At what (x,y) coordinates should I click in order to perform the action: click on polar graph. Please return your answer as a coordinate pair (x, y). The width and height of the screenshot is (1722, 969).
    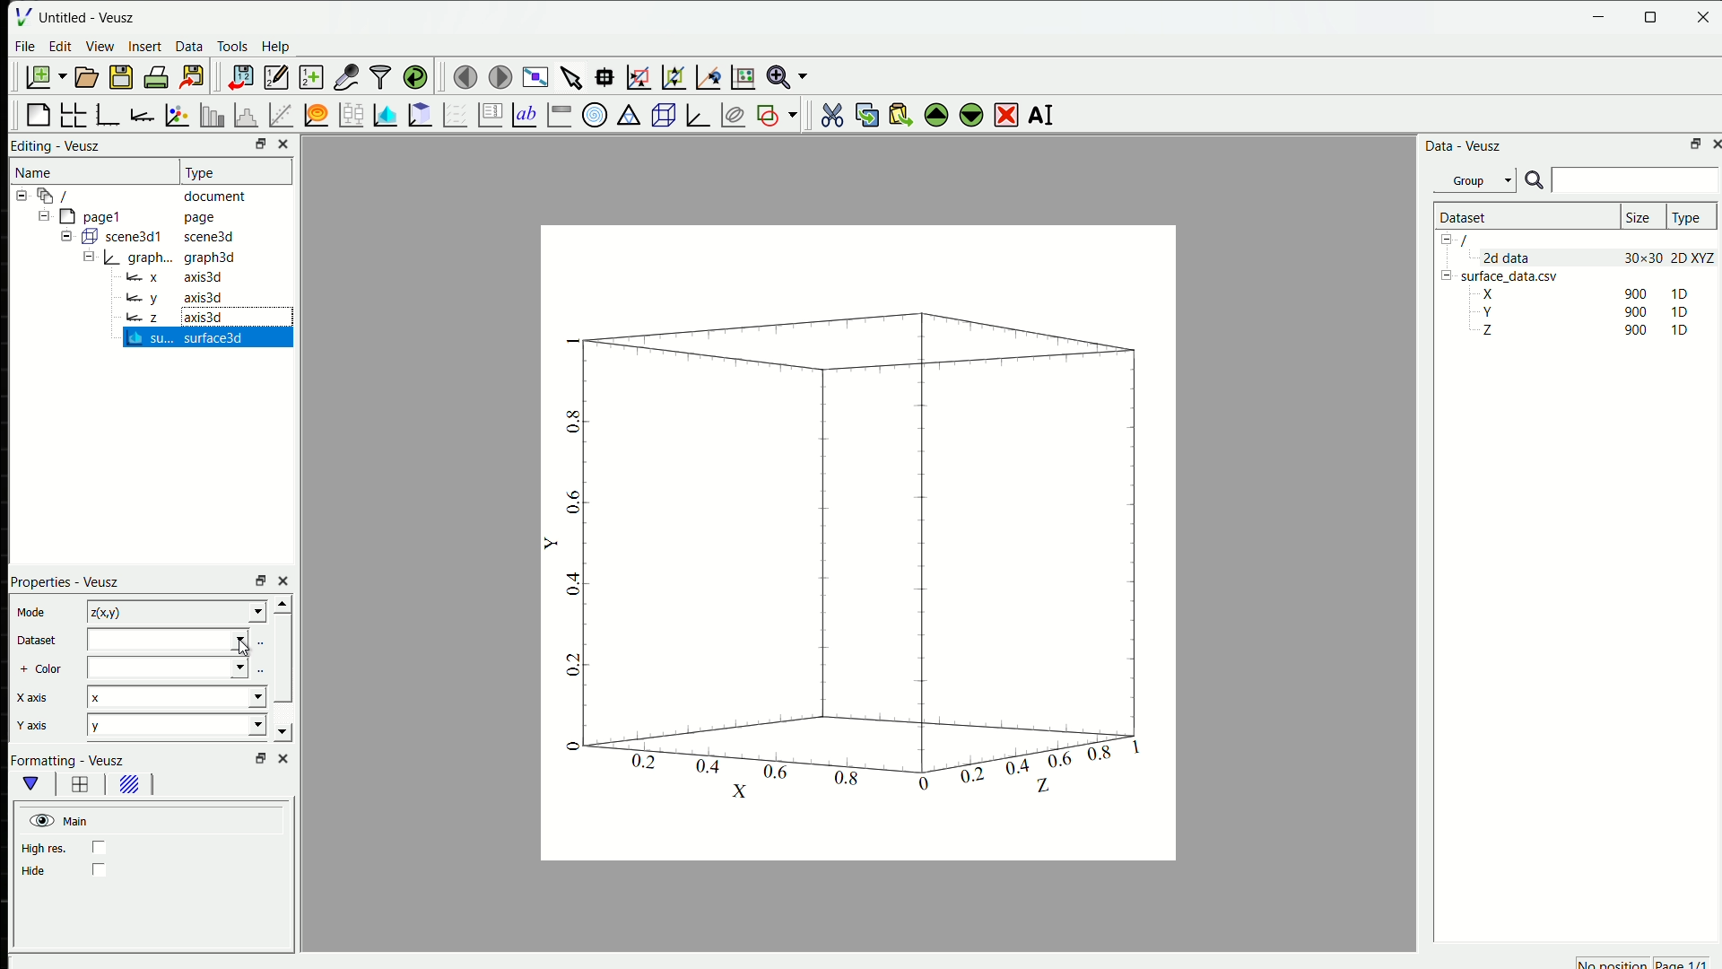
    Looking at the image, I should click on (596, 114).